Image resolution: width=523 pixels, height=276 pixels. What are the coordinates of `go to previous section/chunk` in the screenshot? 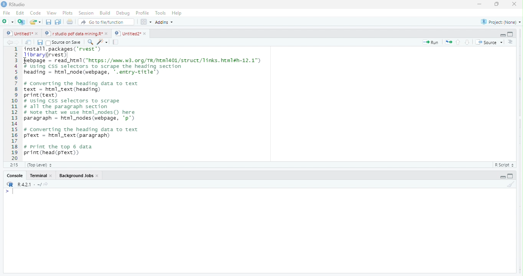 It's located at (459, 43).